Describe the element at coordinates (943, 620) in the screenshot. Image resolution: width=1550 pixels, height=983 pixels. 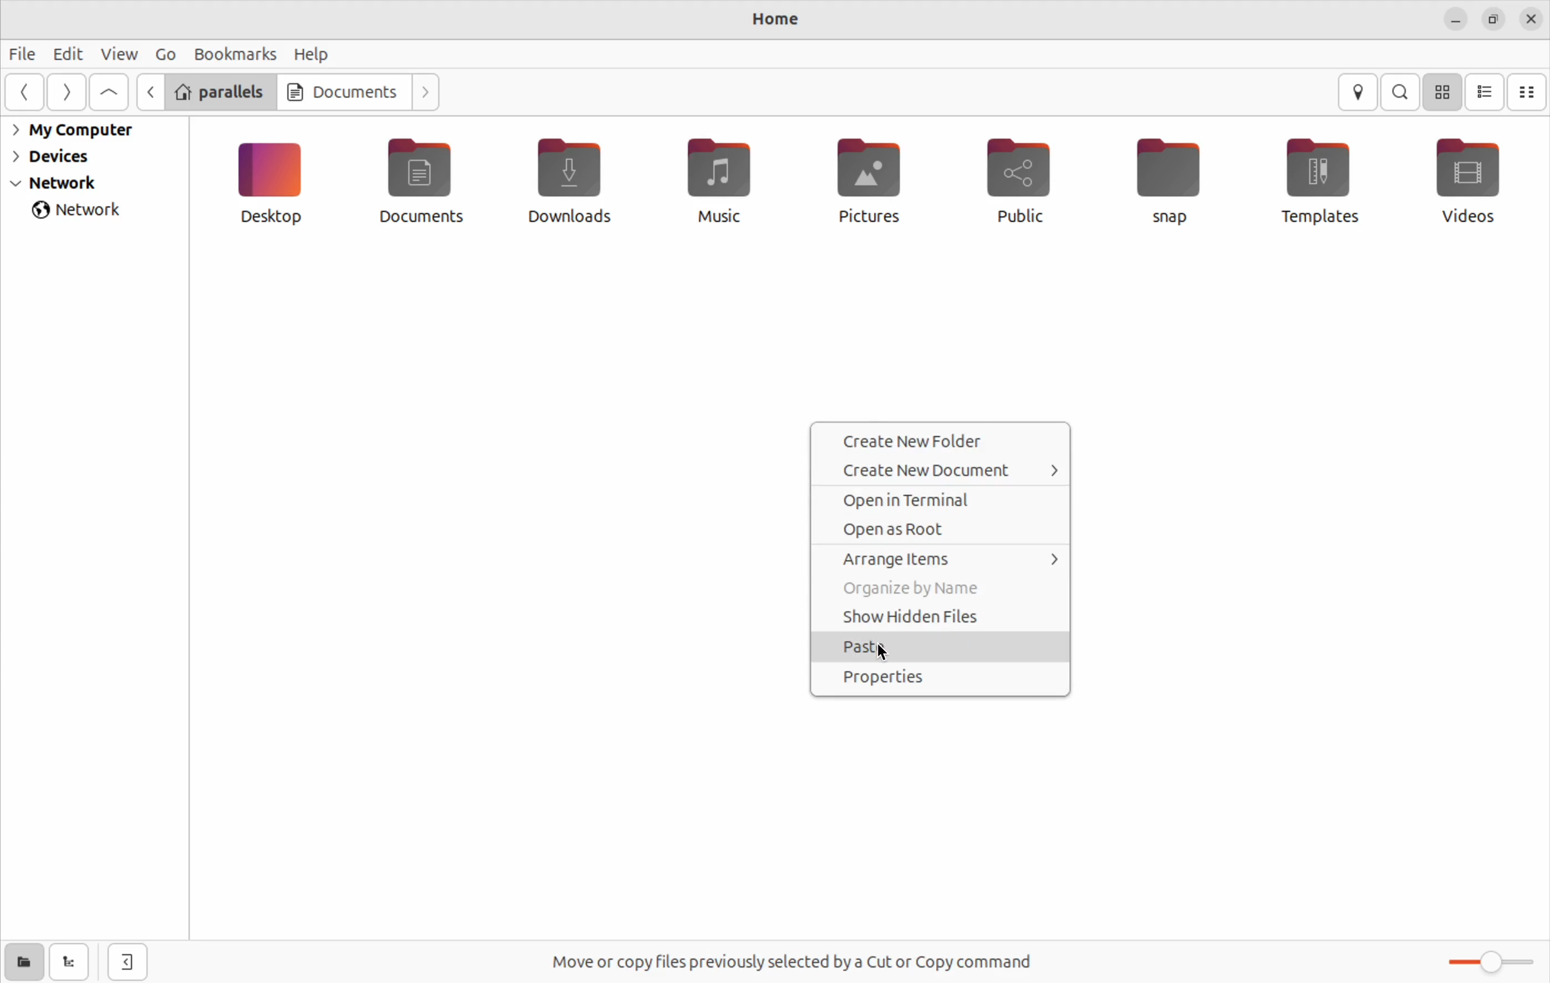
I see `Show hidden files` at that location.